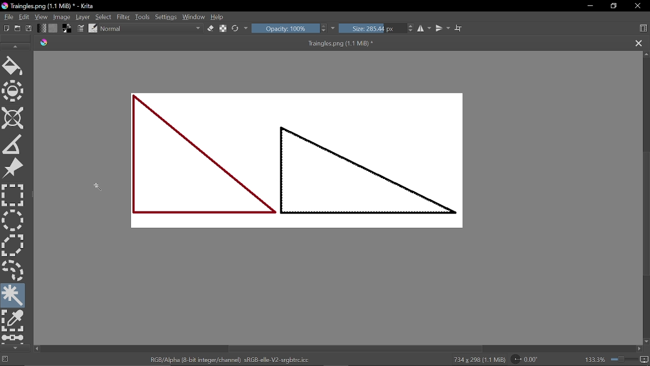 The height and width of the screenshot is (366, 650). What do you see at coordinates (14, 46) in the screenshot?
I see `scroll up` at bounding box center [14, 46].